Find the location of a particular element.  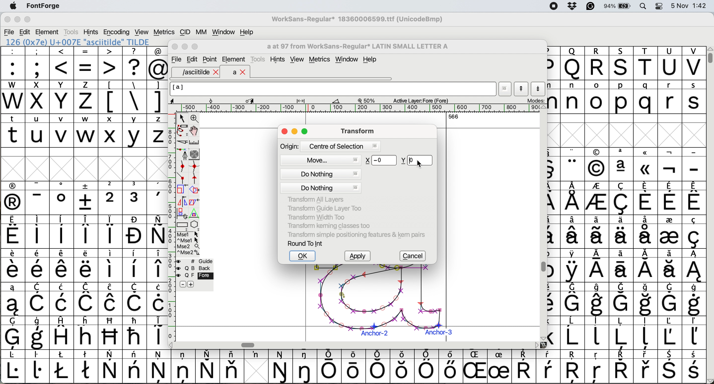

symbol is located at coordinates (597, 266).